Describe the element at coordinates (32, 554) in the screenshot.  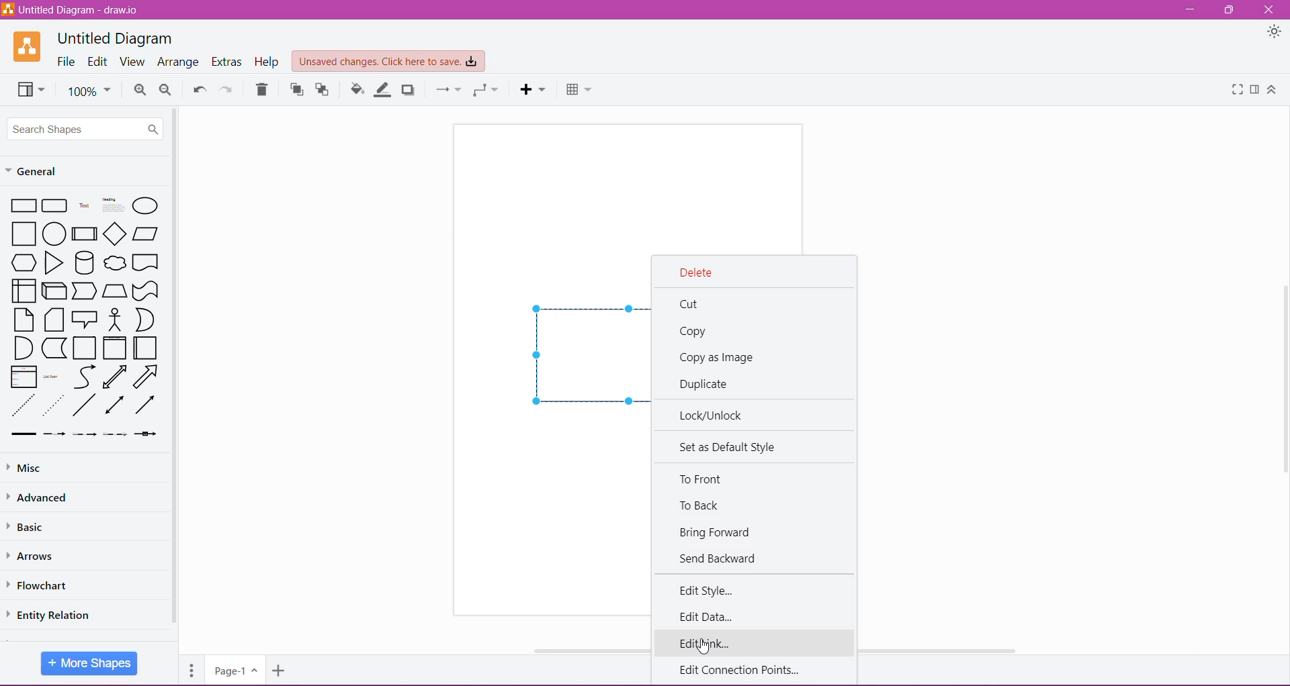
I see `Arrows` at that location.